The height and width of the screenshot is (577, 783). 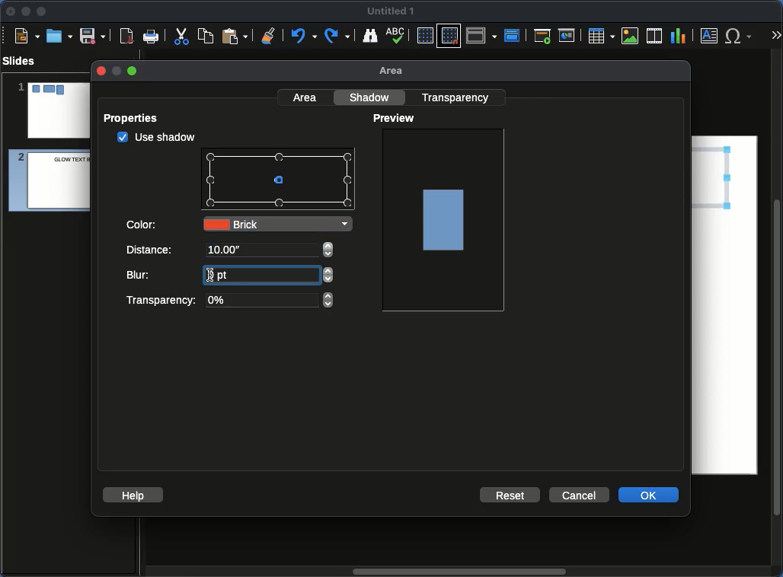 I want to click on First slide, so click(x=542, y=36).